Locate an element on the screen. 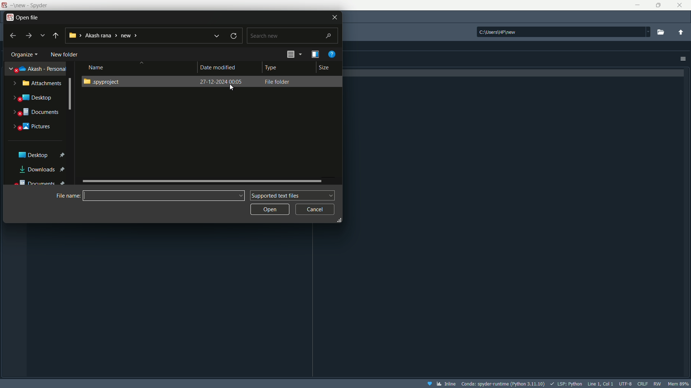  Desktop is located at coordinates (40, 155).